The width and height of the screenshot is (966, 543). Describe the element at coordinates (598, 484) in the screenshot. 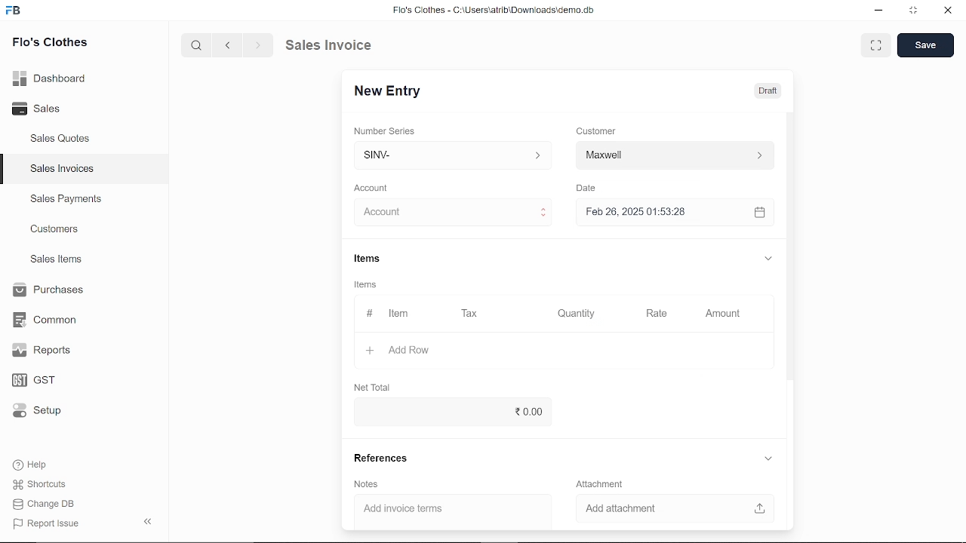

I see `‘Attachment` at that location.